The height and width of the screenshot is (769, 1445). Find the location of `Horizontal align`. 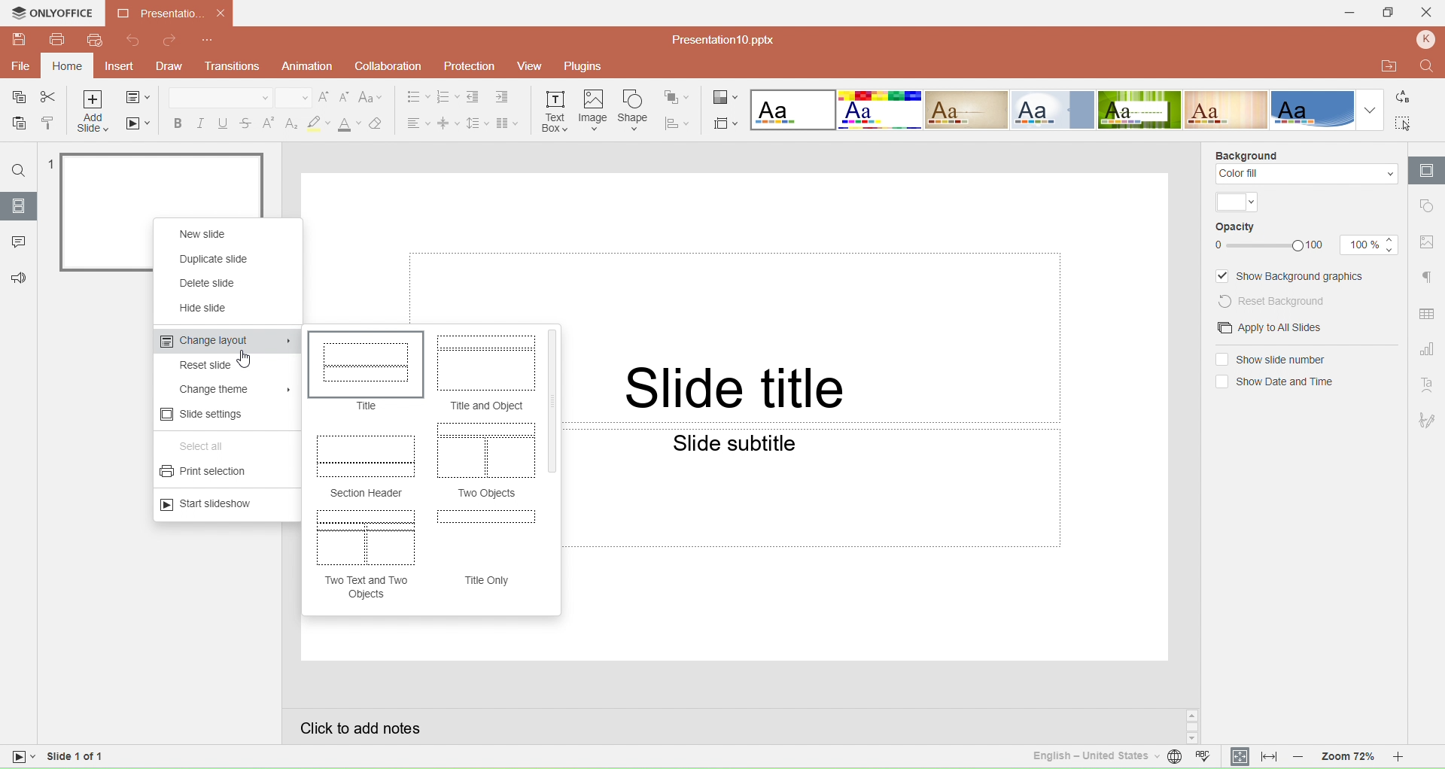

Horizontal align is located at coordinates (415, 123).